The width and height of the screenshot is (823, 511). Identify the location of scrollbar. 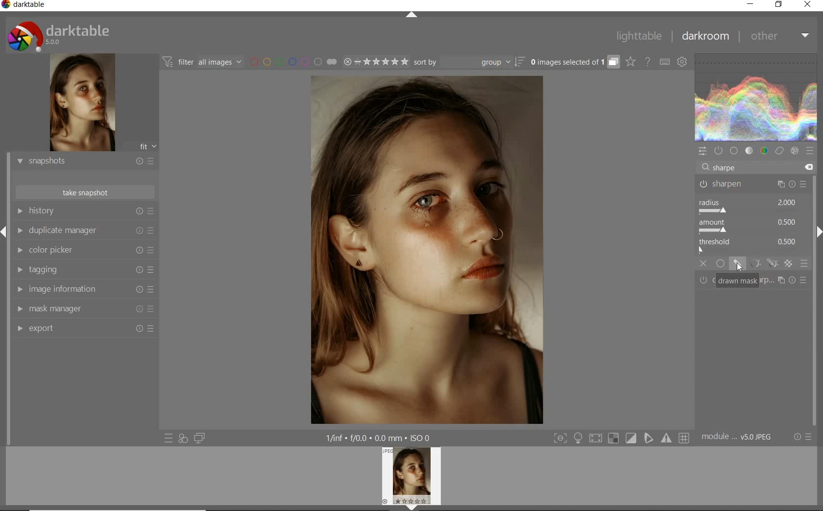
(817, 300).